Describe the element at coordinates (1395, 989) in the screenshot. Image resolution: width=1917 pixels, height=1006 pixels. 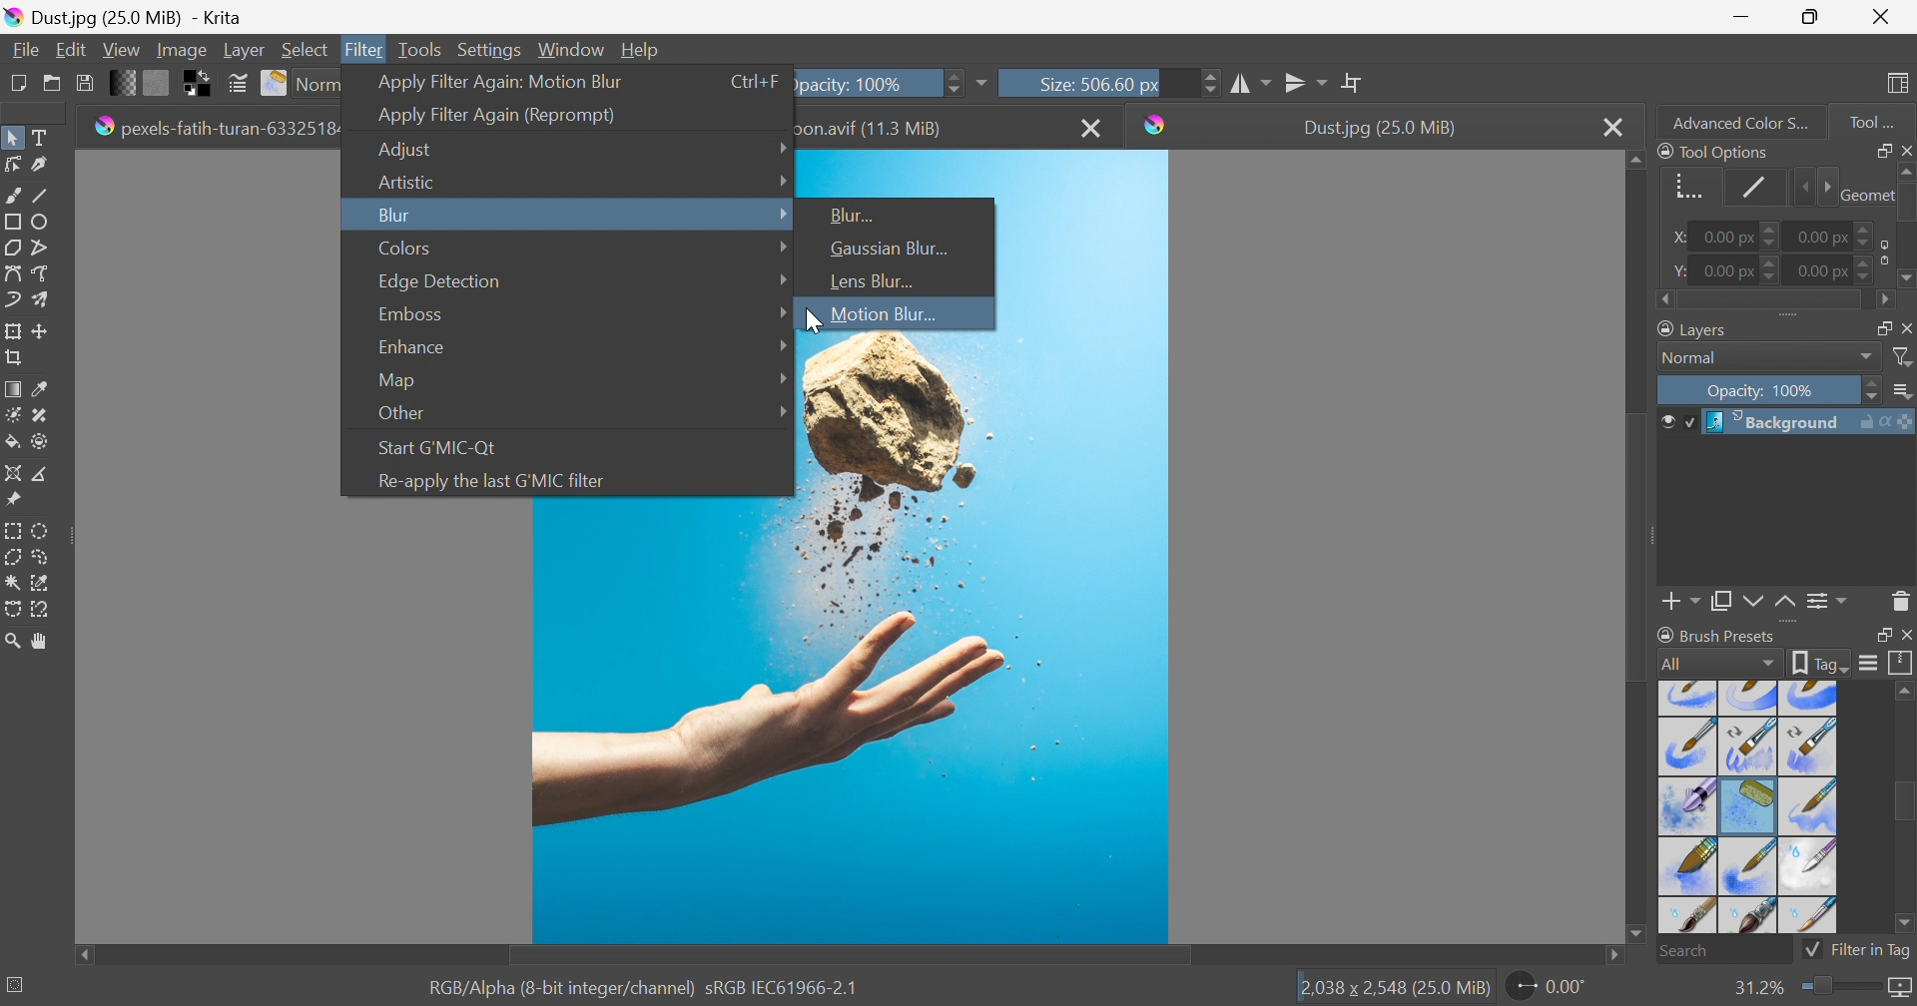
I see `2,038*2,548 (25.0 MB)` at that location.